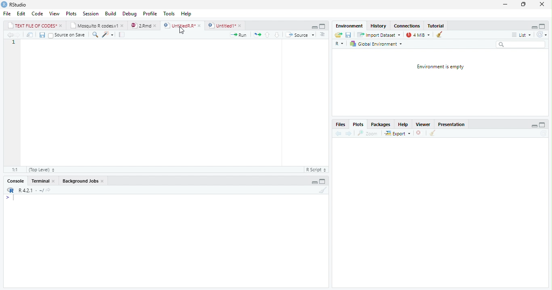  What do you see at coordinates (35, 190) in the screenshot?
I see `R421 - ~/` at bounding box center [35, 190].